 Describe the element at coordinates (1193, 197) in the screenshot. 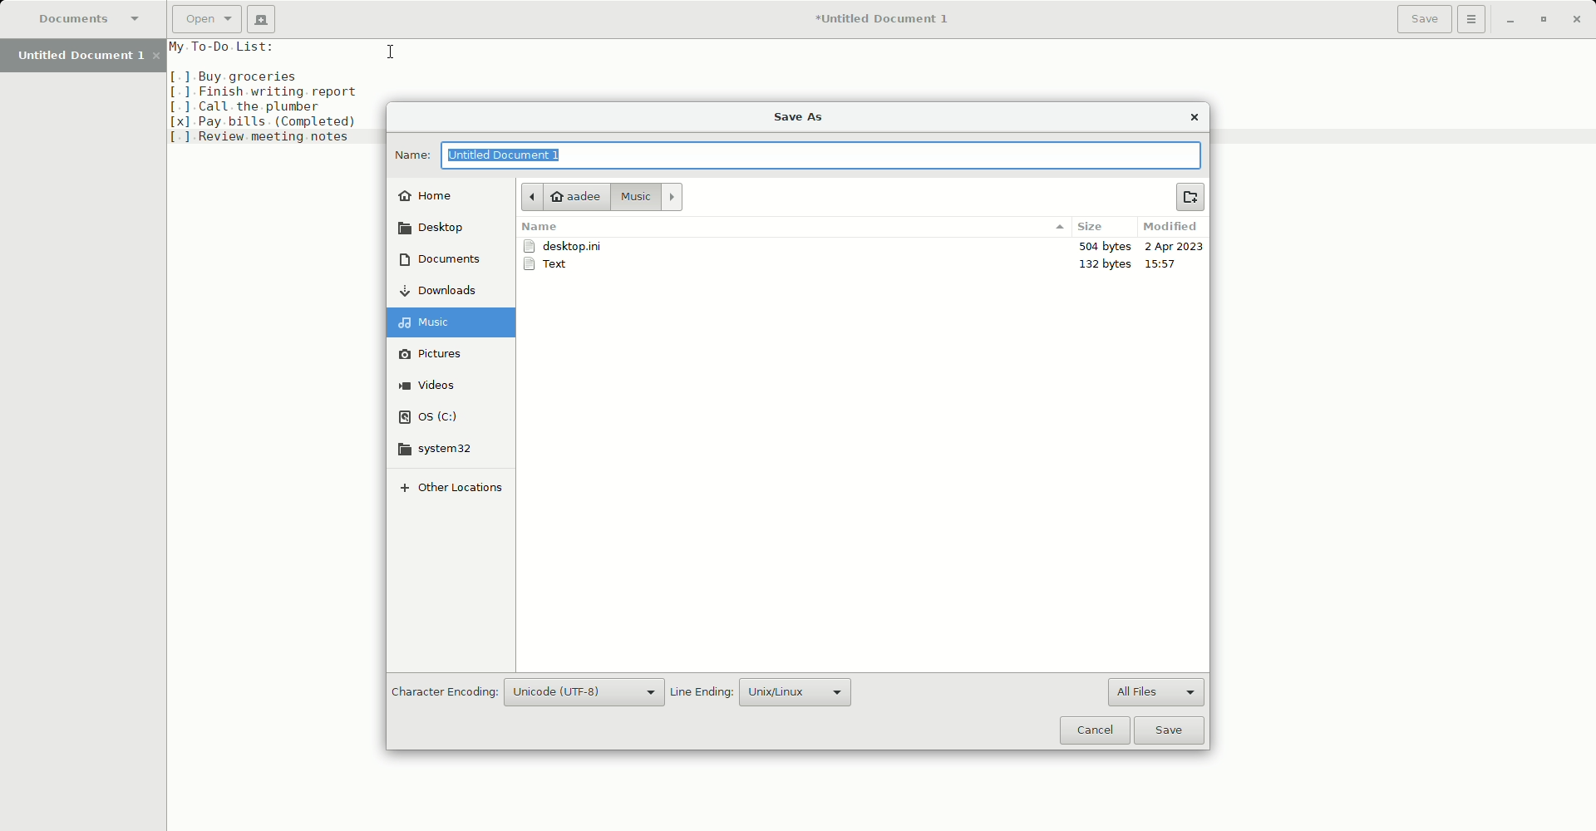

I see `New Folder` at that location.